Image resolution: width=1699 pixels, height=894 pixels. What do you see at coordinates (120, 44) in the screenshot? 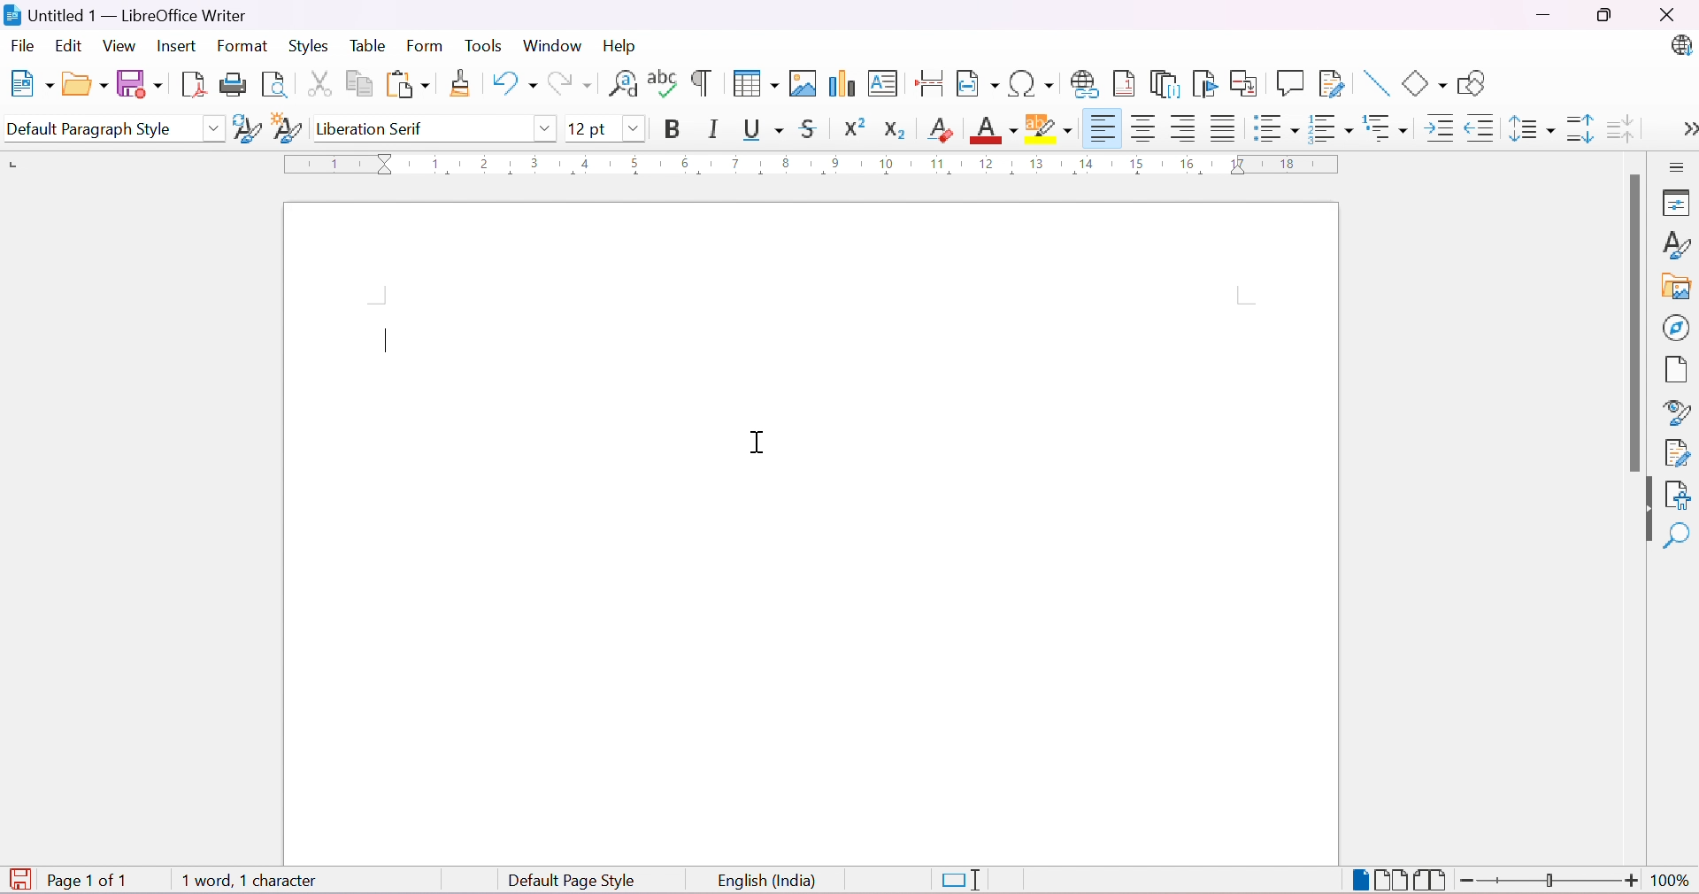
I see `View` at bounding box center [120, 44].